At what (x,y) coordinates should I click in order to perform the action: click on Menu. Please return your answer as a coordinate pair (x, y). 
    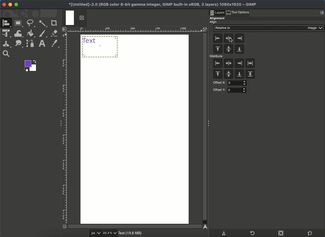
    Looking at the image, I should click on (64, 29).